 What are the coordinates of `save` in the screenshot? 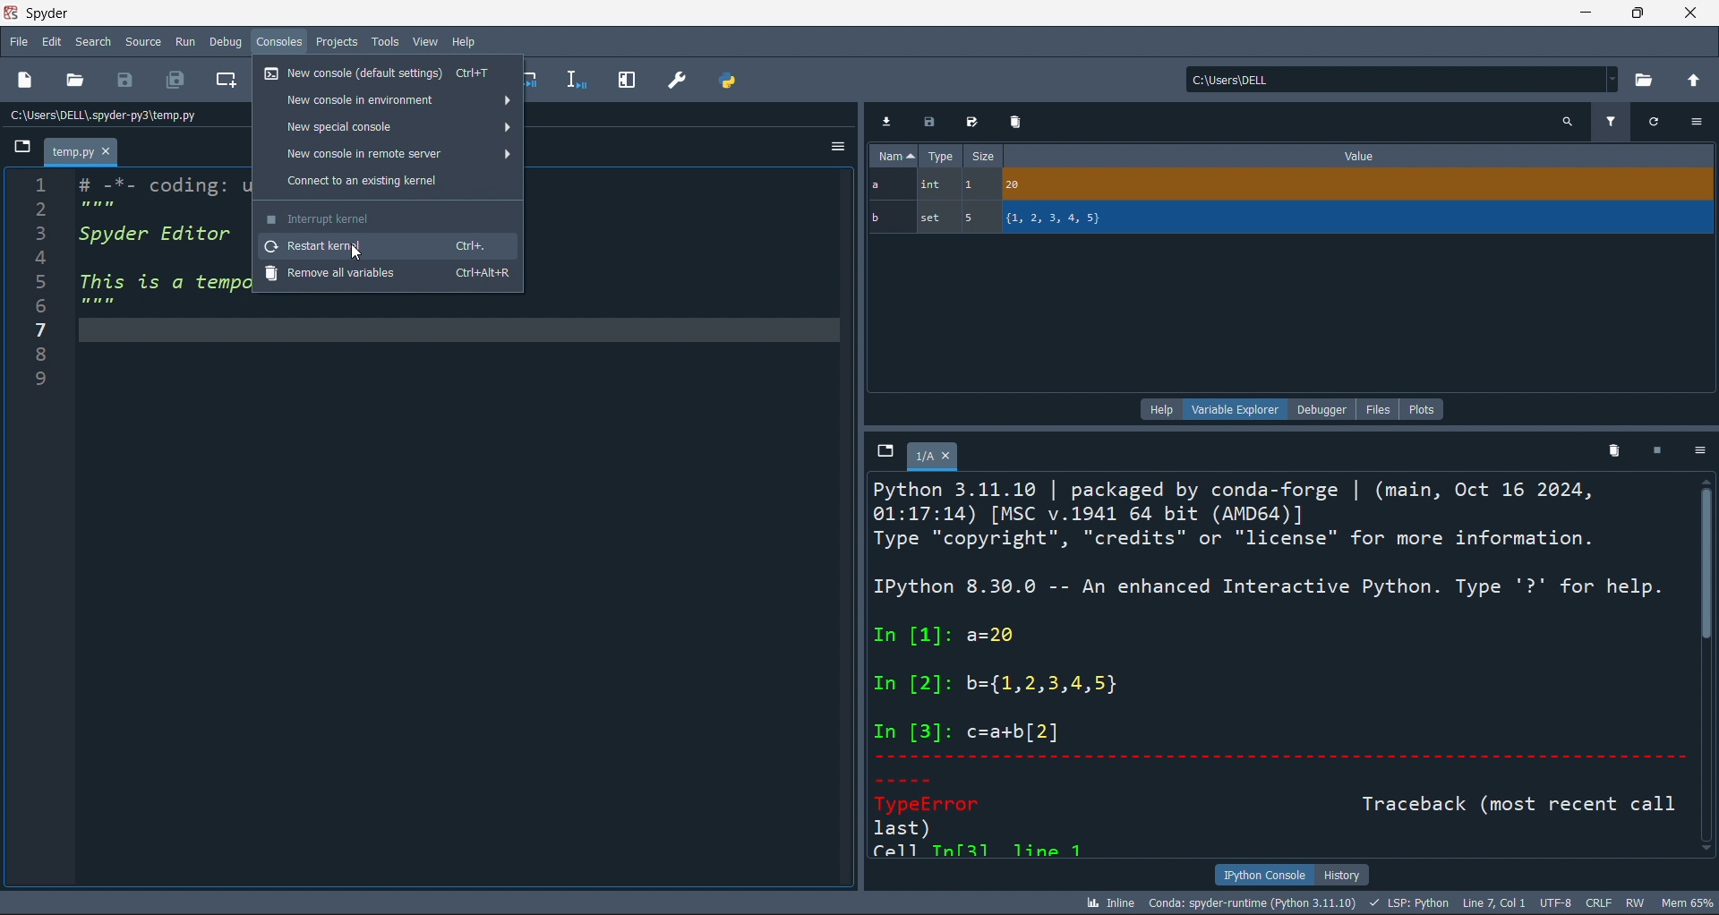 It's located at (931, 123).